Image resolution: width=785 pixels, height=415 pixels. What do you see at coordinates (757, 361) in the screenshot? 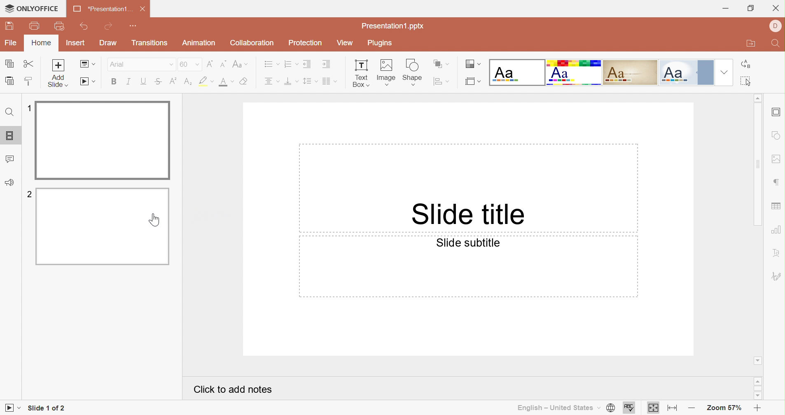
I see `Scroll Down` at bounding box center [757, 361].